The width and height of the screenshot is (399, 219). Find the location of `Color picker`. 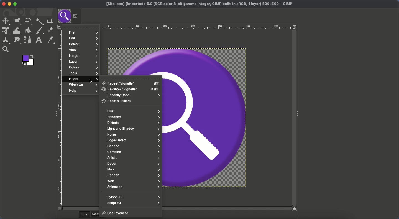

Color picker is located at coordinates (50, 40).